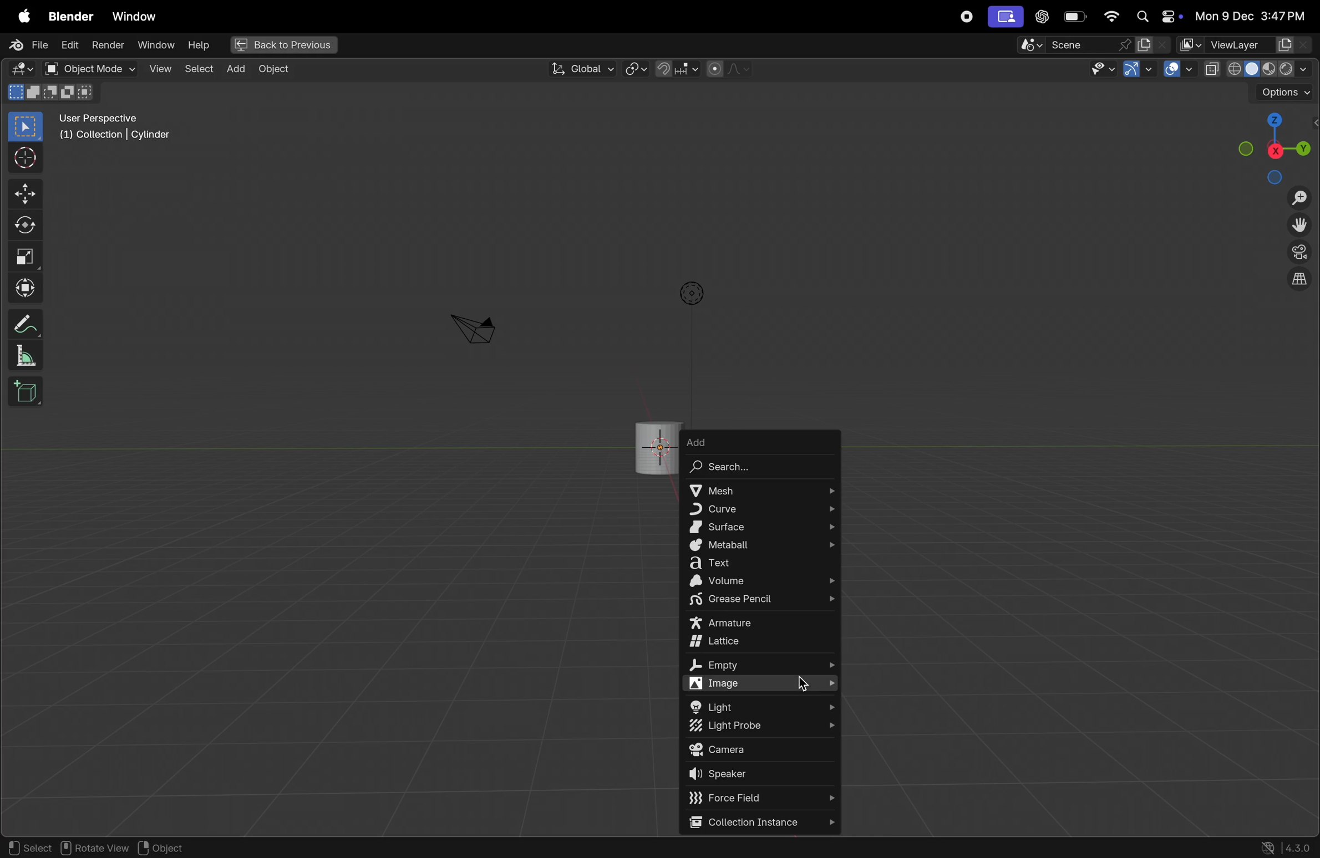 The image size is (1320, 858). What do you see at coordinates (763, 527) in the screenshot?
I see `surface` at bounding box center [763, 527].